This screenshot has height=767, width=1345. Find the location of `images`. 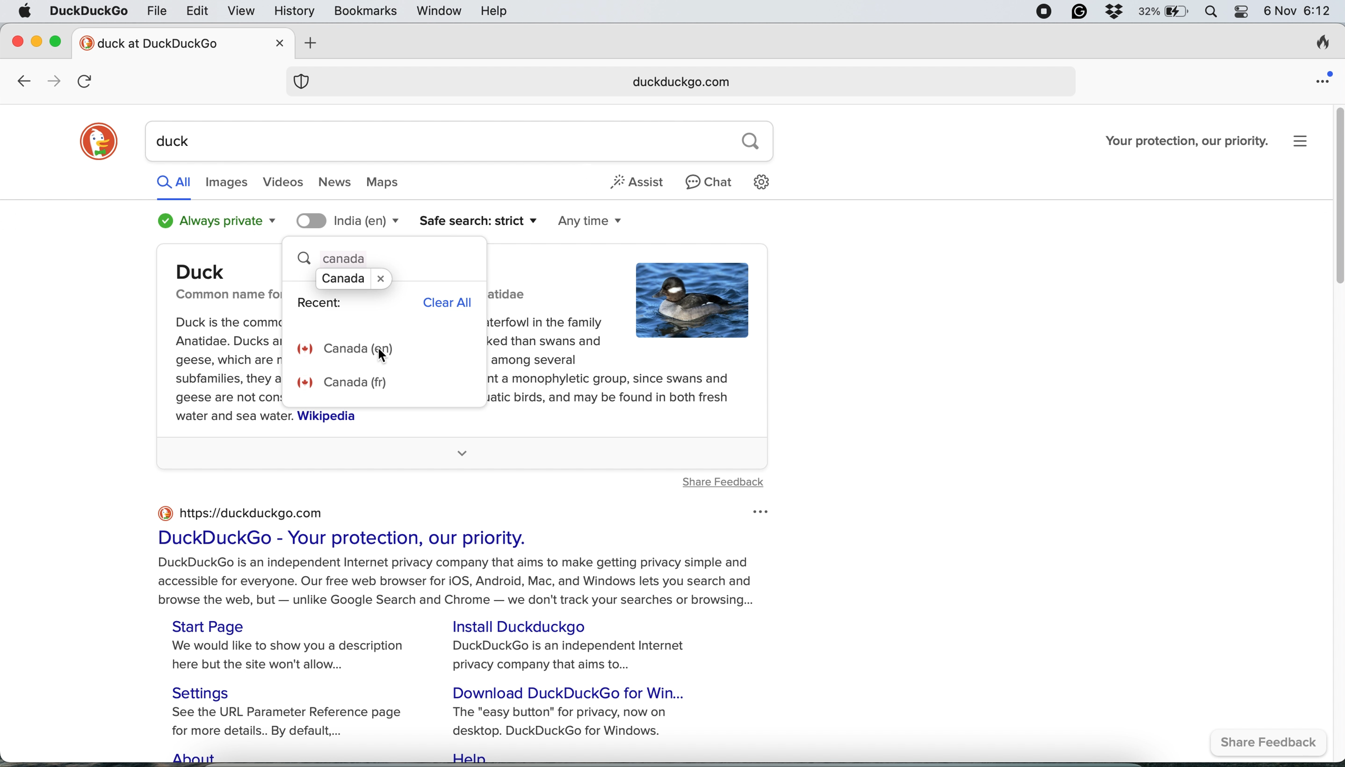

images is located at coordinates (226, 183).